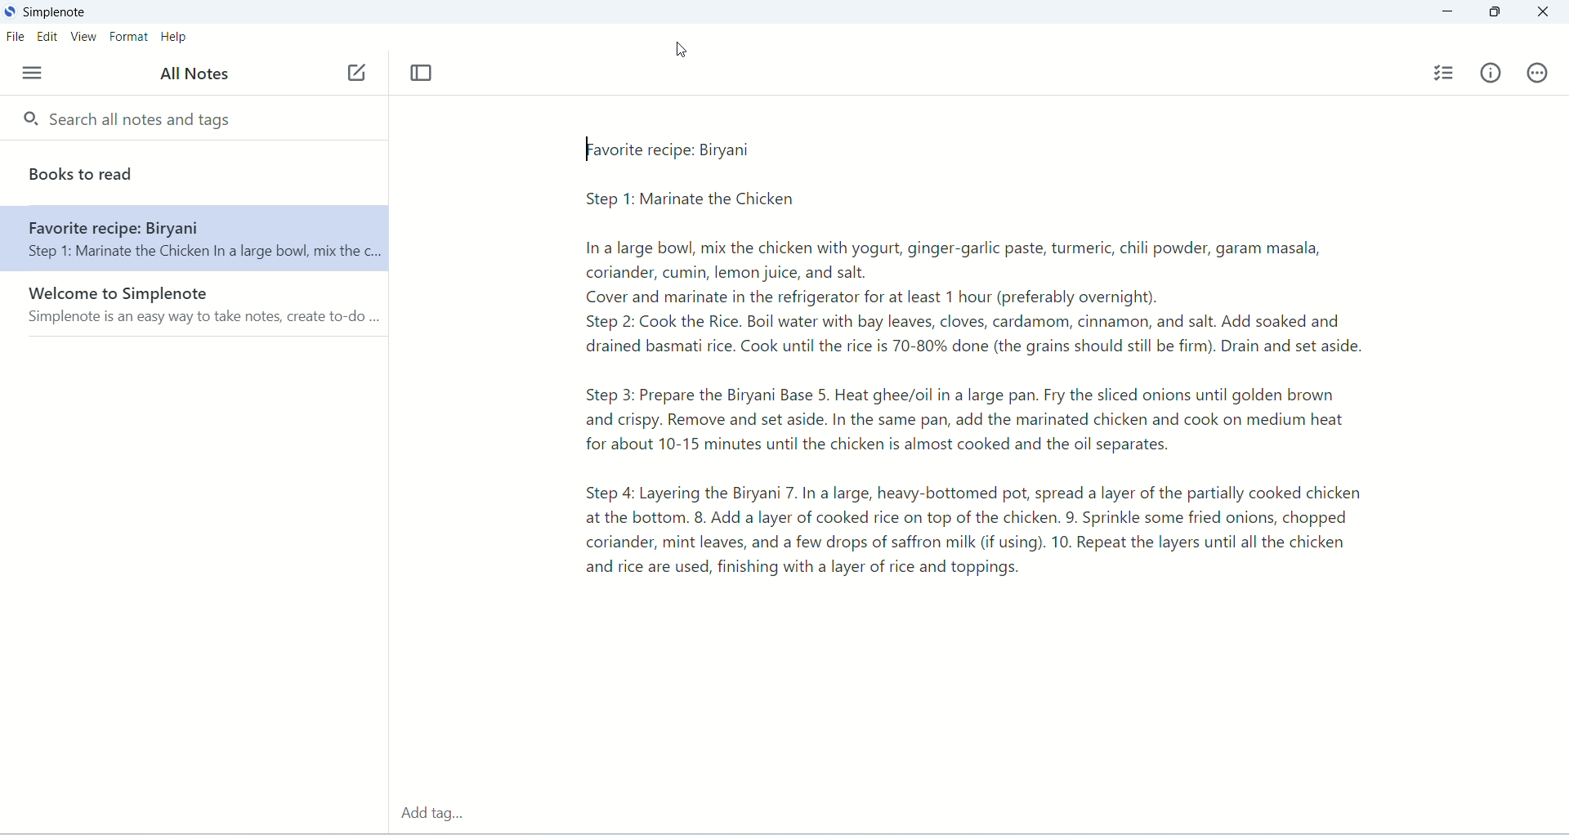  Describe the element at coordinates (128, 39) in the screenshot. I see `format` at that location.